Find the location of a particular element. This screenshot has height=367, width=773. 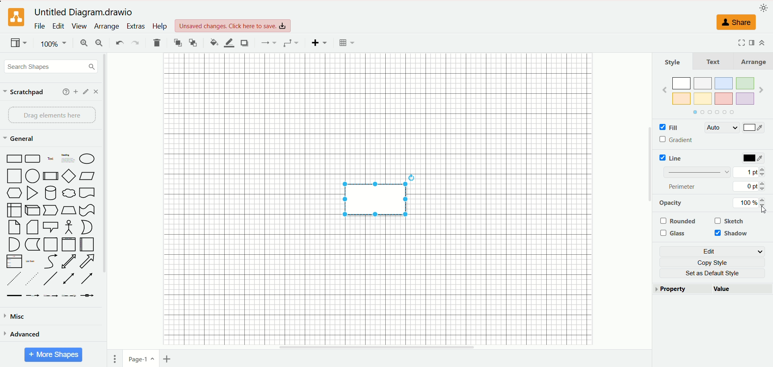

click here to save is located at coordinates (234, 26).